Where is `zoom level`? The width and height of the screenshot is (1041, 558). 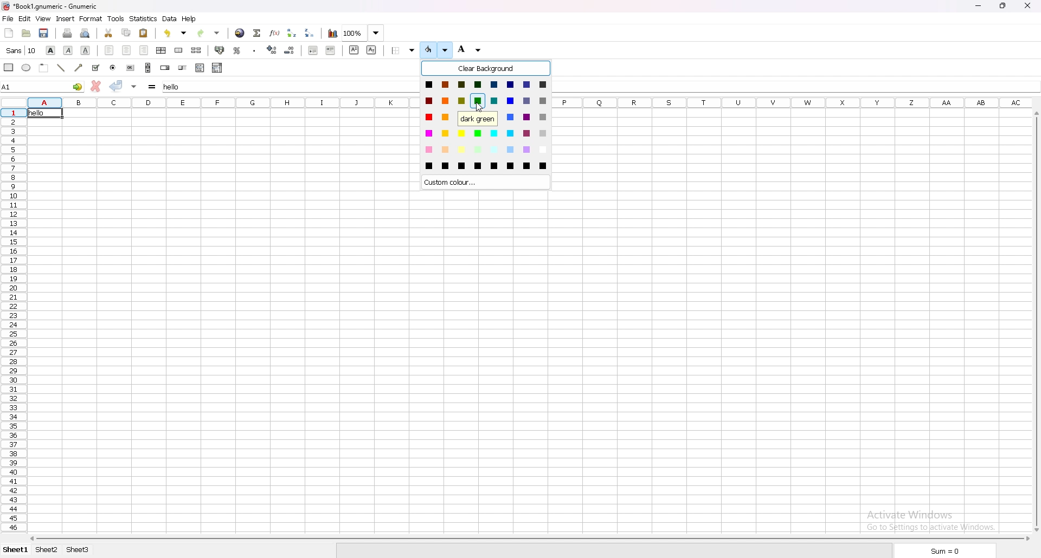
zoom level is located at coordinates (364, 33).